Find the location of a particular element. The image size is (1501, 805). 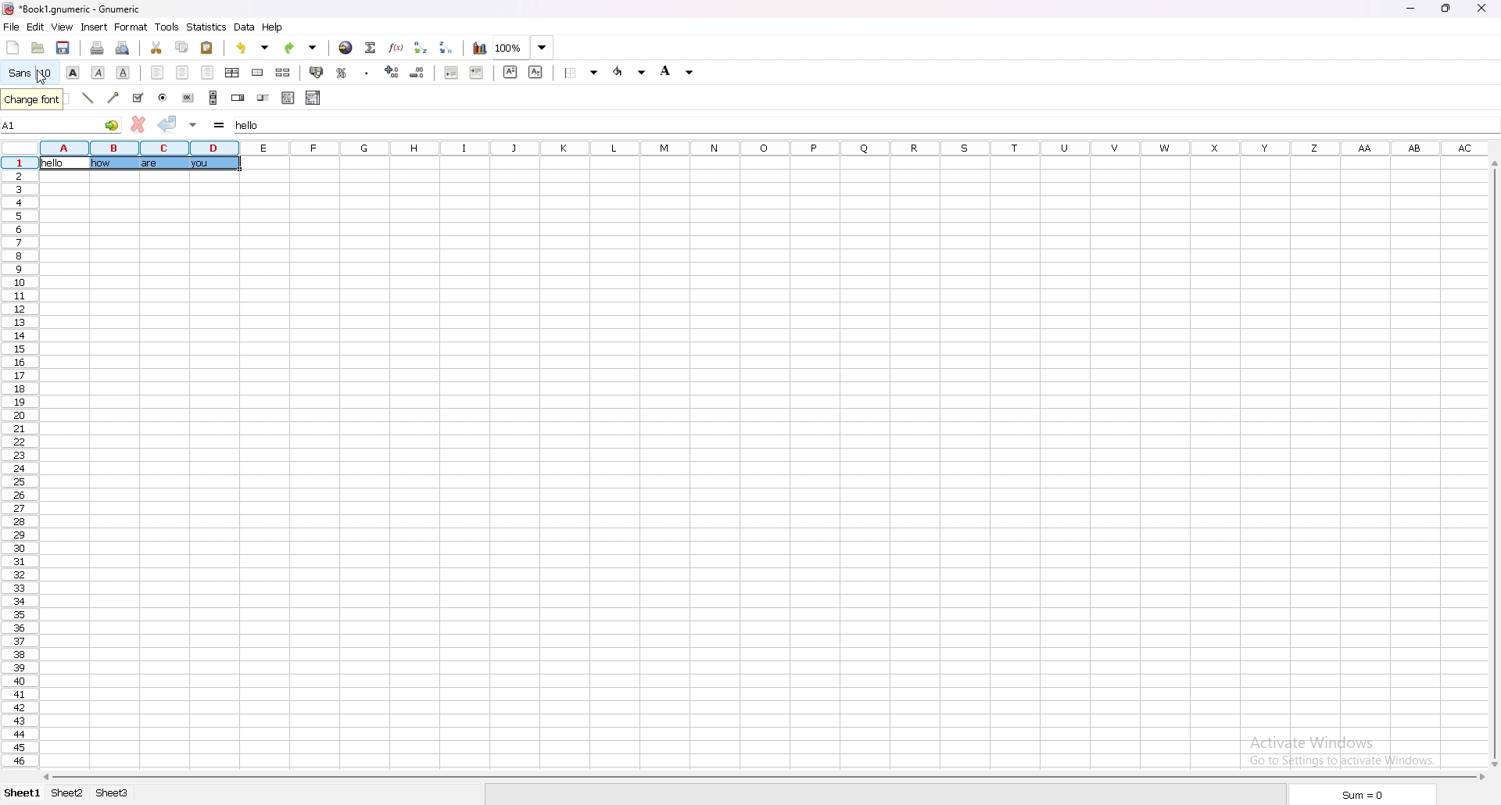

cursor description is located at coordinates (31, 100).